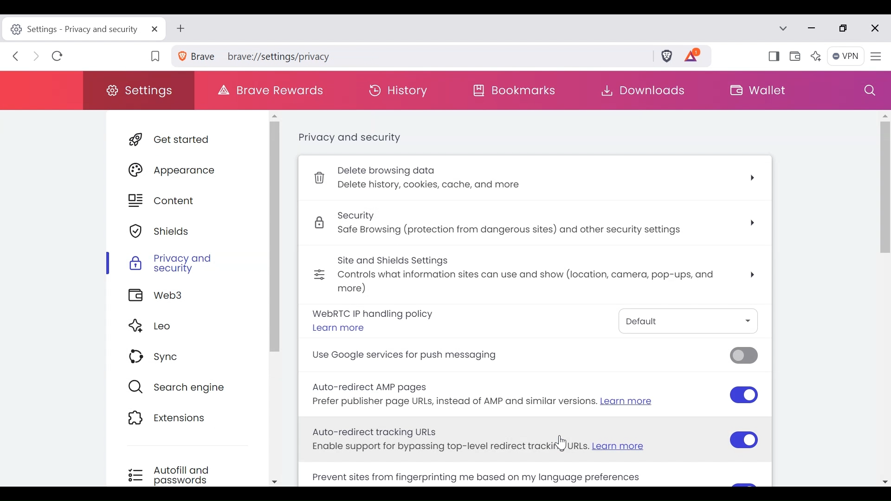 The width and height of the screenshot is (891, 501). What do you see at coordinates (186, 232) in the screenshot?
I see `Shield` at bounding box center [186, 232].